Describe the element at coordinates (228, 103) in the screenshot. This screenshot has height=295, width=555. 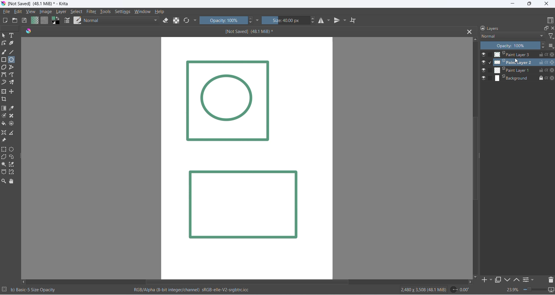
I see `Image Layer 1` at that location.